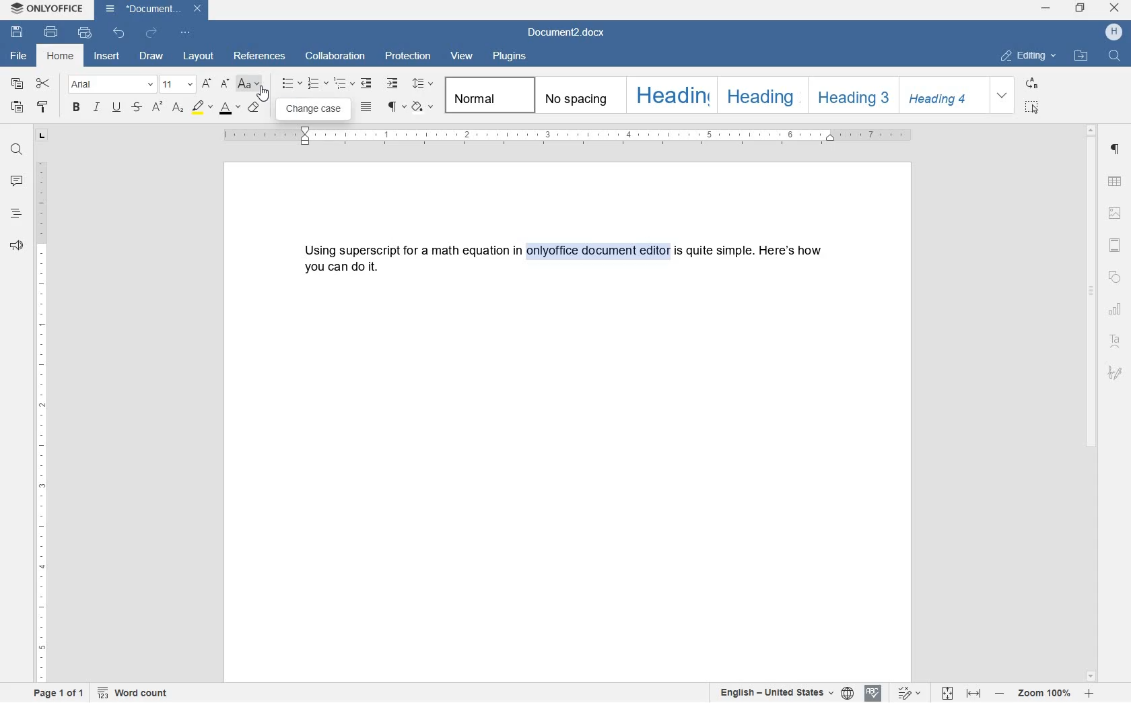  What do you see at coordinates (462, 55) in the screenshot?
I see `view` at bounding box center [462, 55].